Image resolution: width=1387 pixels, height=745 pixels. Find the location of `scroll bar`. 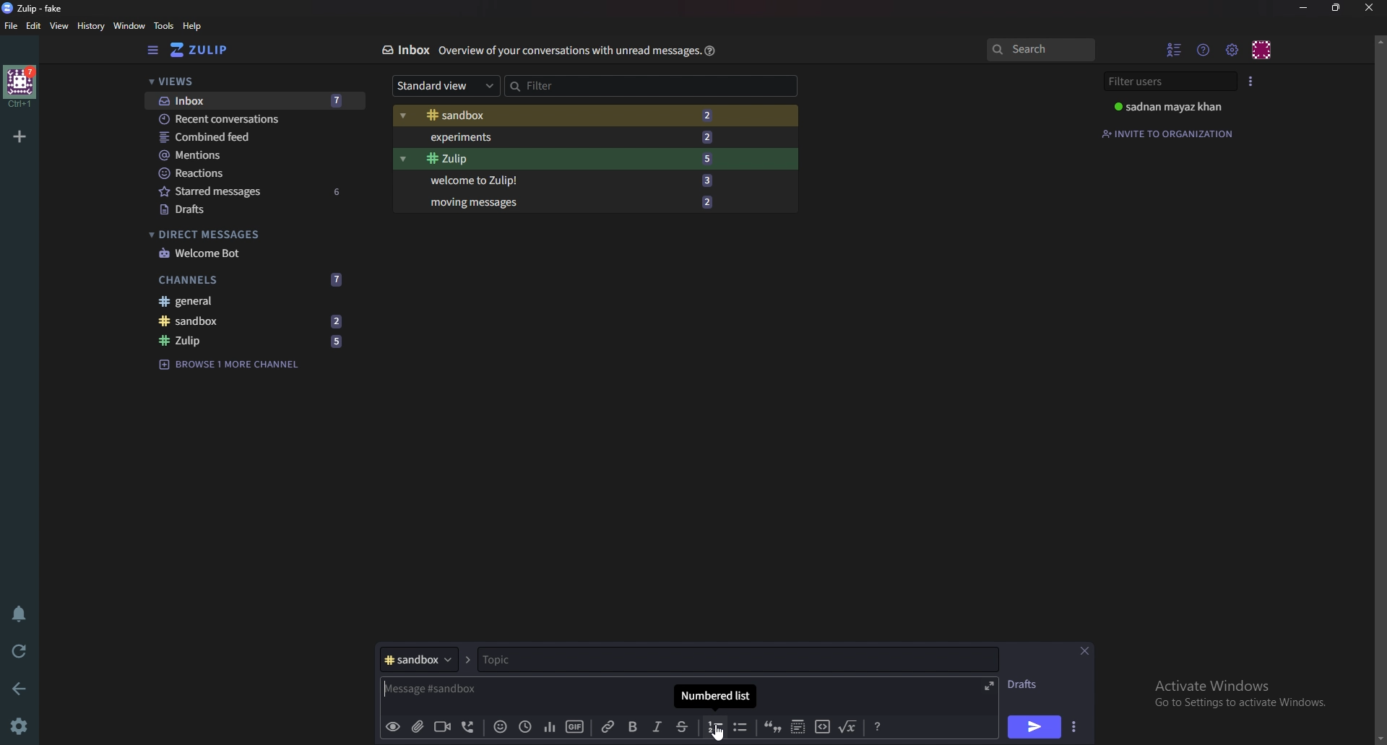

scroll bar is located at coordinates (1380, 388).